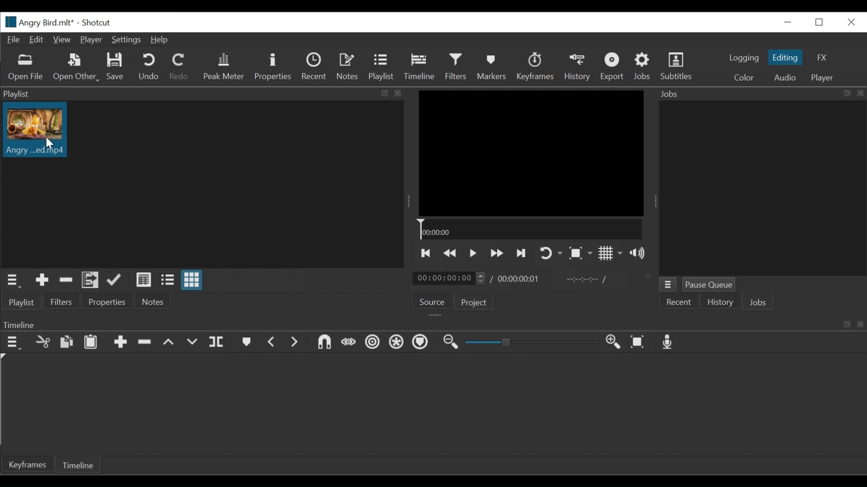 This screenshot has height=487, width=867. I want to click on Settings, so click(127, 40).